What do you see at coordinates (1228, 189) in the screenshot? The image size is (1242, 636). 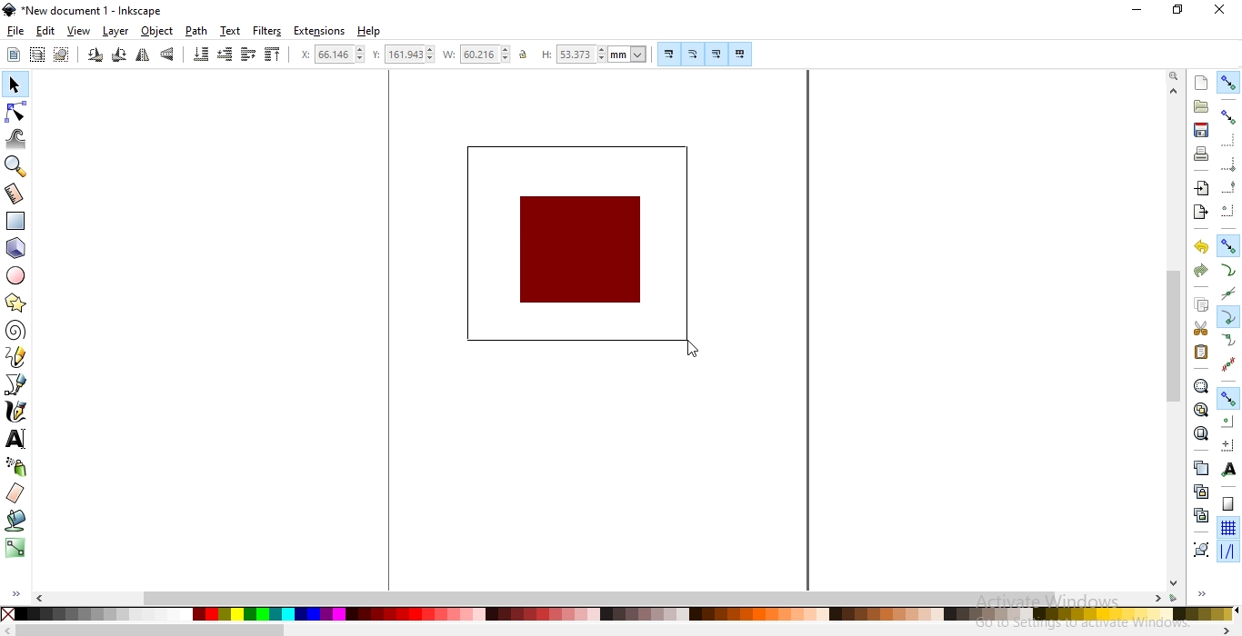 I see `snap midpoints of ` at bounding box center [1228, 189].